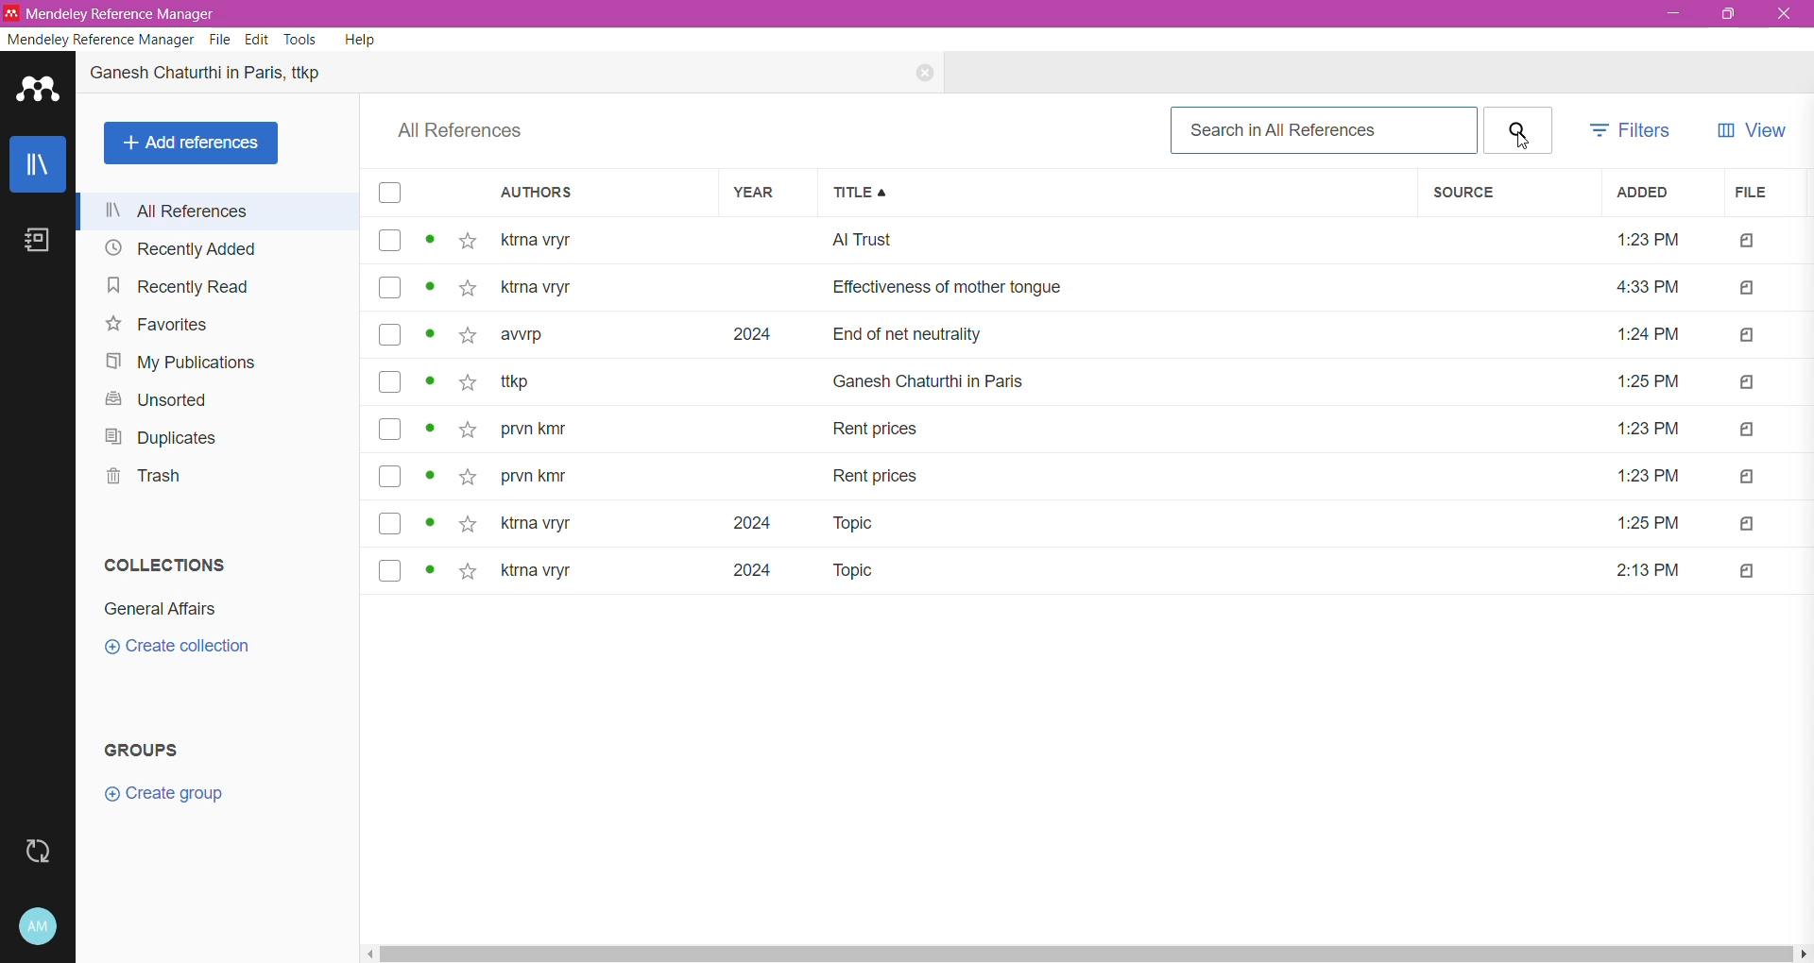  What do you see at coordinates (391, 335) in the screenshot?
I see `select reference ` at bounding box center [391, 335].